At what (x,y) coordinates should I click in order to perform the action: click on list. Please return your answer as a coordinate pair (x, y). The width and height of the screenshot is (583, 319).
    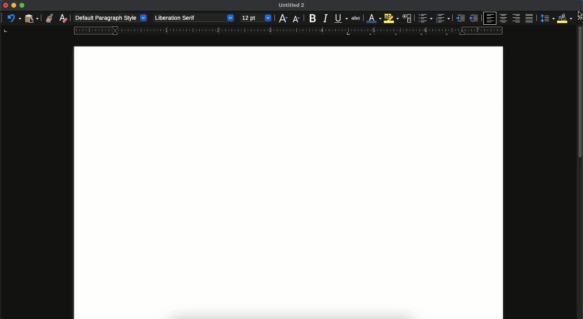
    Looking at the image, I should click on (424, 18).